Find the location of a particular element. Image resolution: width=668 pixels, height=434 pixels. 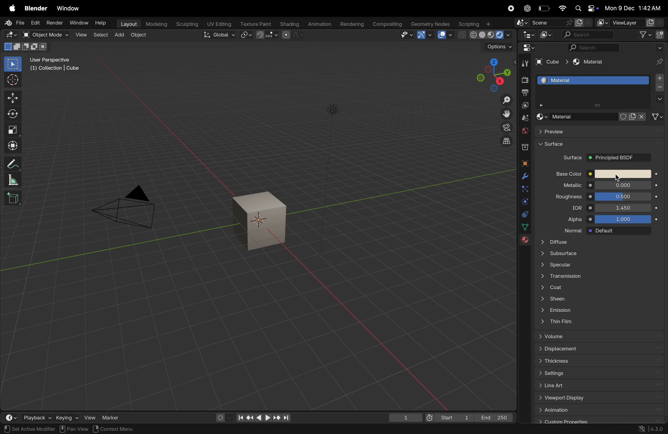

normal is located at coordinates (568, 230).